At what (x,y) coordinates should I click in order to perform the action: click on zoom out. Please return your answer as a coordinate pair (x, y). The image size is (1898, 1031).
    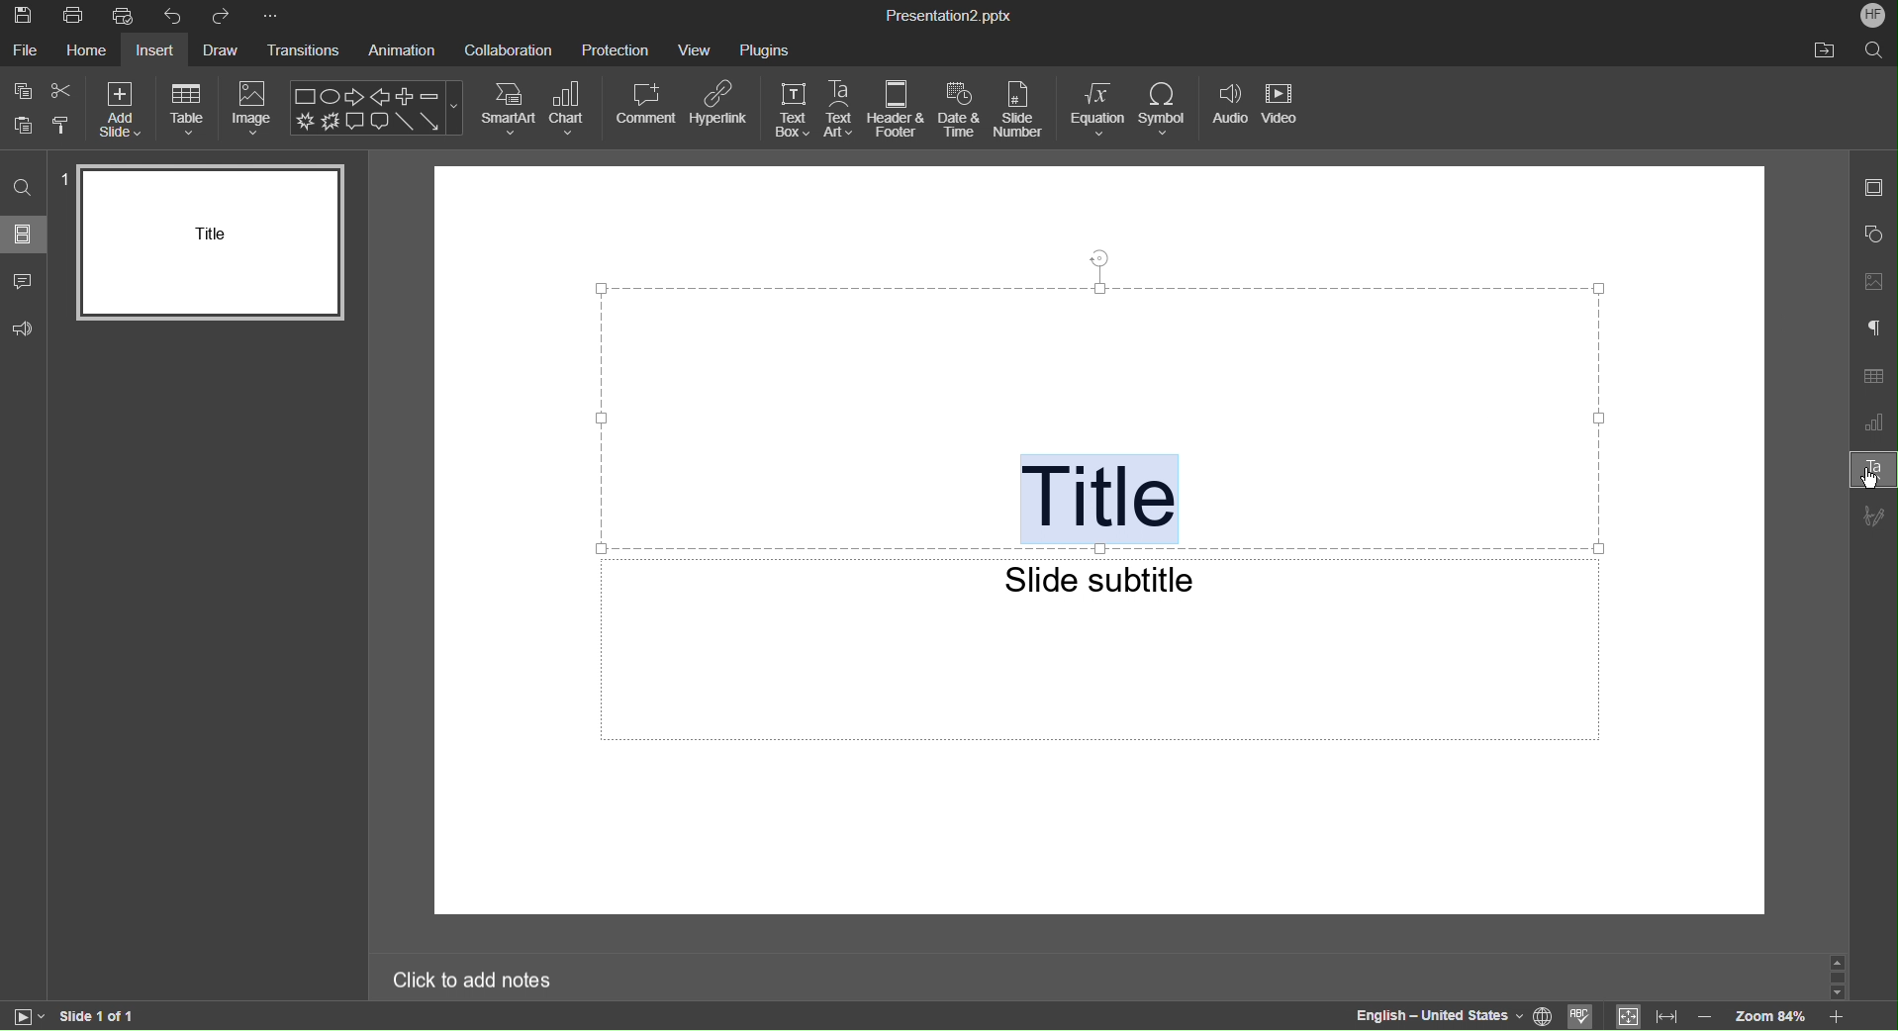
    Looking at the image, I should click on (1707, 1014).